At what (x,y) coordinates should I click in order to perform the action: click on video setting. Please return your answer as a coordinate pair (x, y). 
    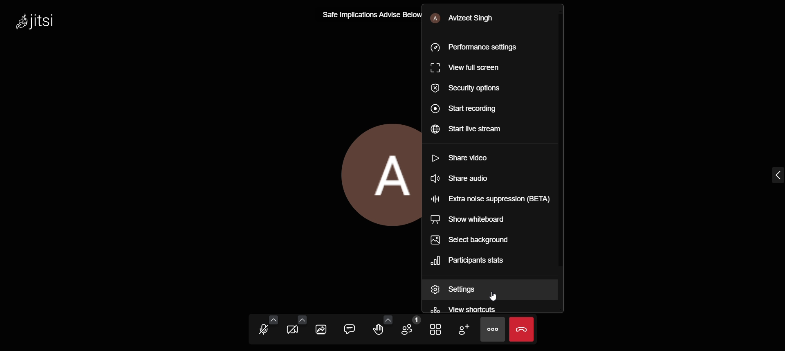
    Looking at the image, I should click on (302, 319).